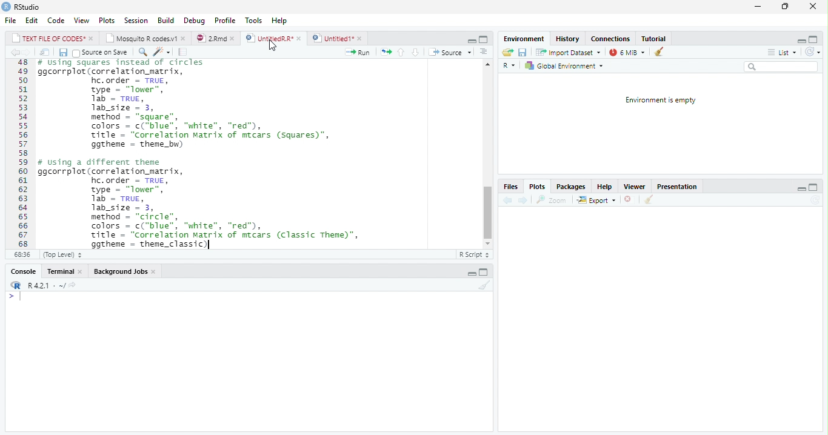 The image size is (828, 435). What do you see at coordinates (167, 20) in the screenshot?
I see `Build` at bounding box center [167, 20].